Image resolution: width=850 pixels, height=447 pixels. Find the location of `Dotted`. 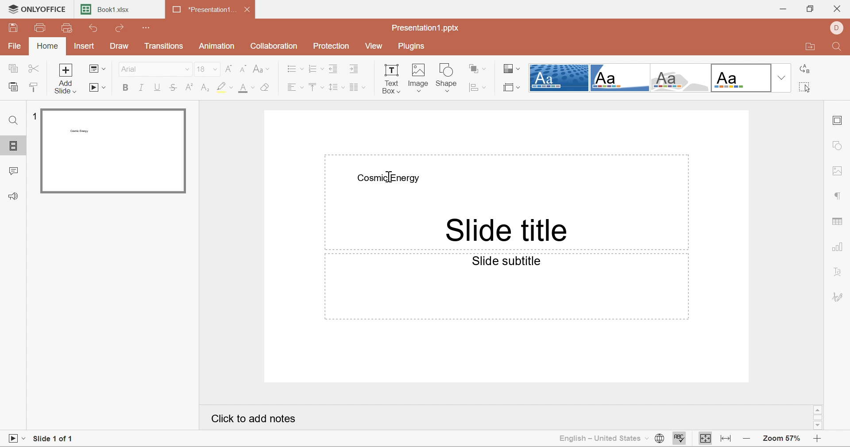

Dotted is located at coordinates (559, 77).